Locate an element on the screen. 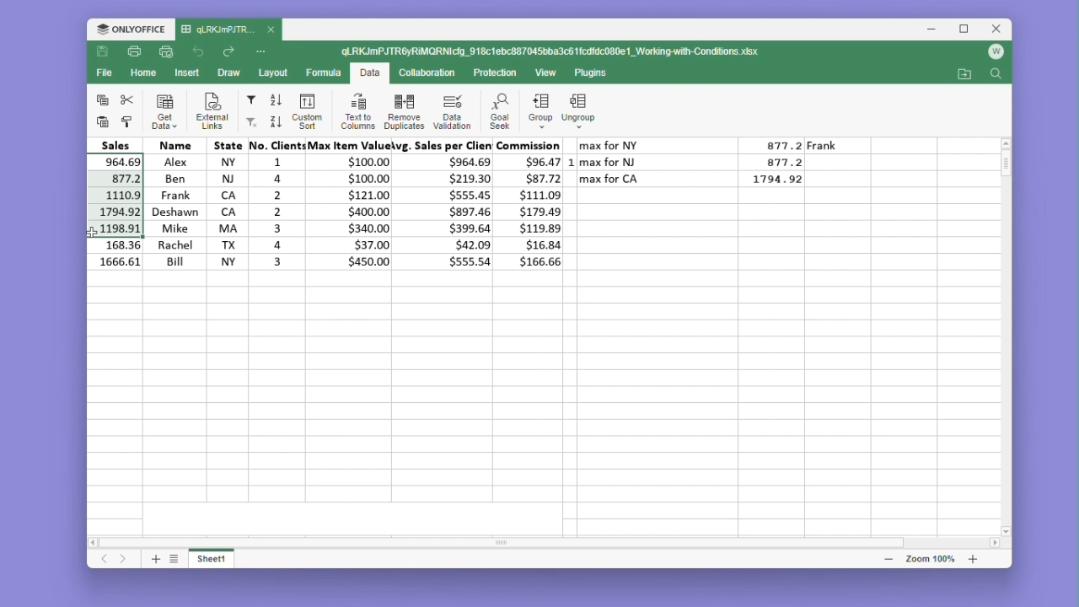 The height and width of the screenshot is (607, 1079). Text to columns is located at coordinates (357, 110).